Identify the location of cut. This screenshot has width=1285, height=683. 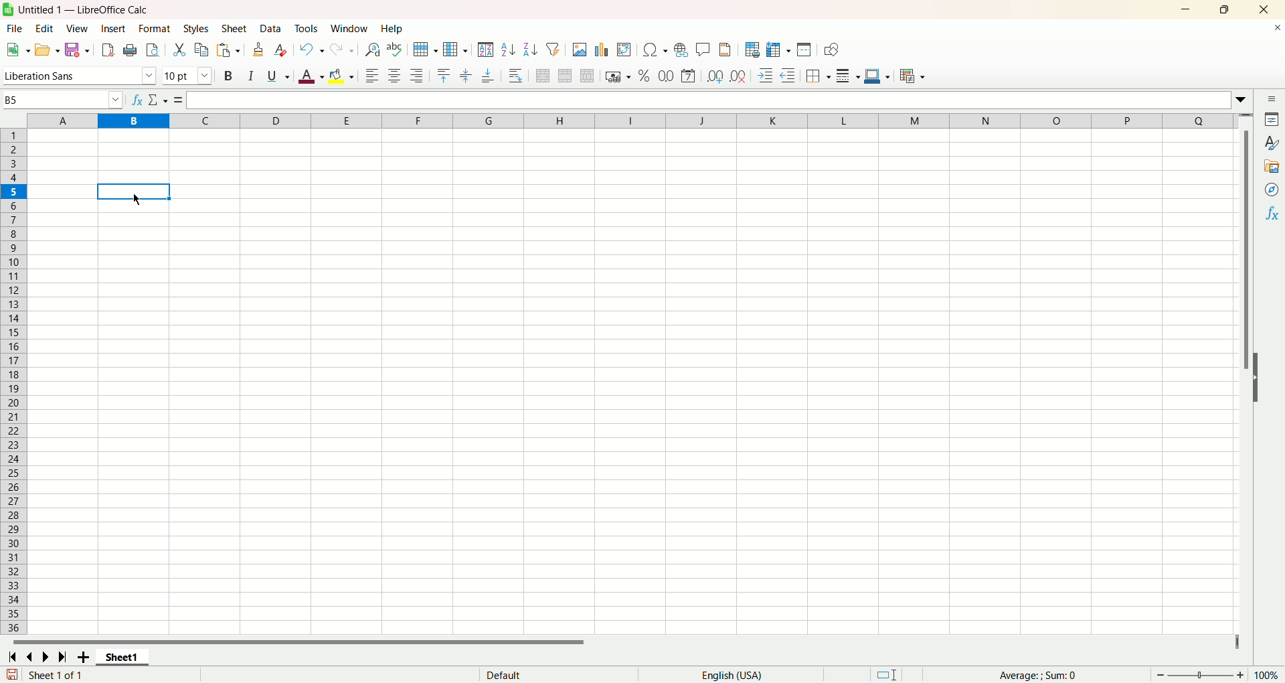
(179, 50).